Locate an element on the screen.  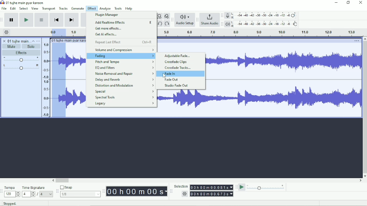
Effect is located at coordinates (91, 8).